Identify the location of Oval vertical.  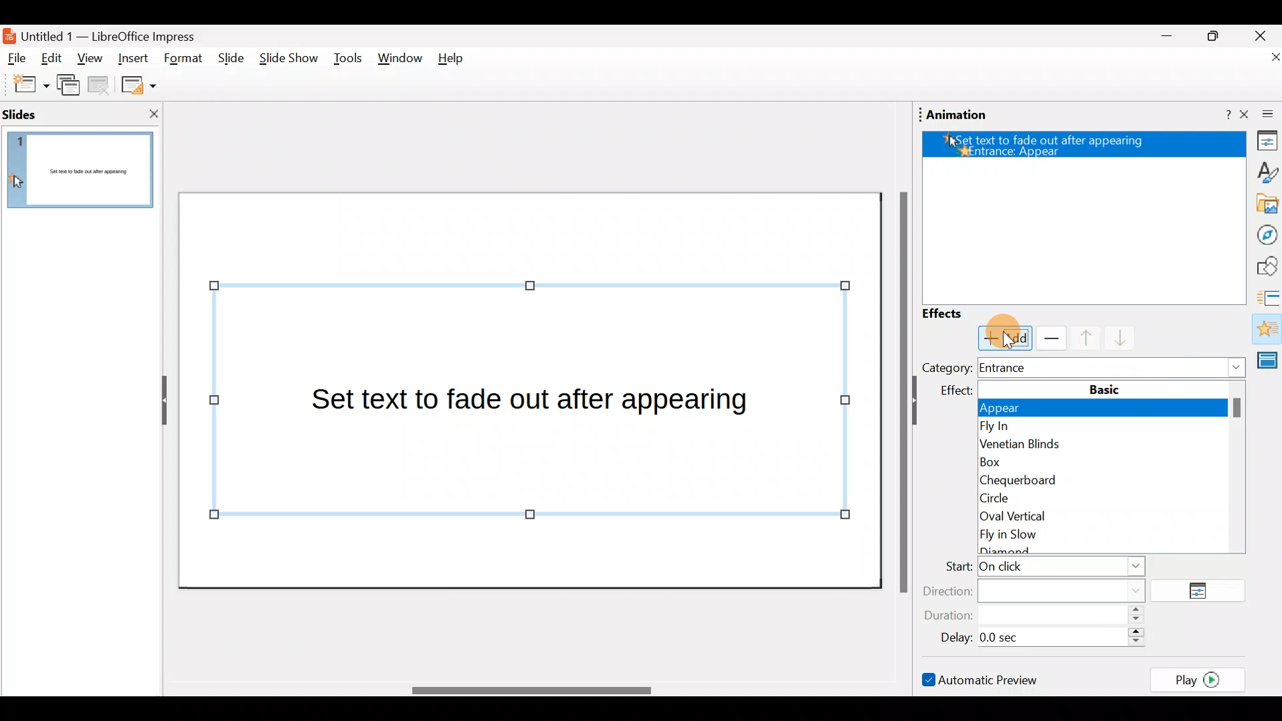
(1107, 516).